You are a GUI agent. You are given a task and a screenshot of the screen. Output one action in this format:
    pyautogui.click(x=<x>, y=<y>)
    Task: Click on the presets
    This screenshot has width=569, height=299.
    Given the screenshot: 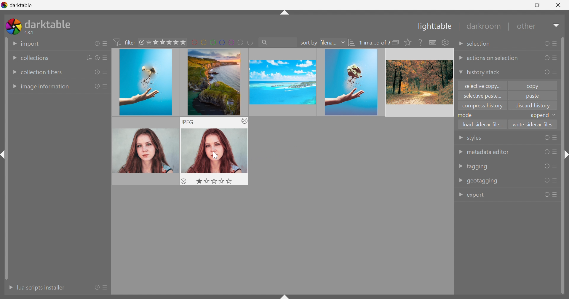 What is the action you would take?
    pyautogui.click(x=555, y=166)
    